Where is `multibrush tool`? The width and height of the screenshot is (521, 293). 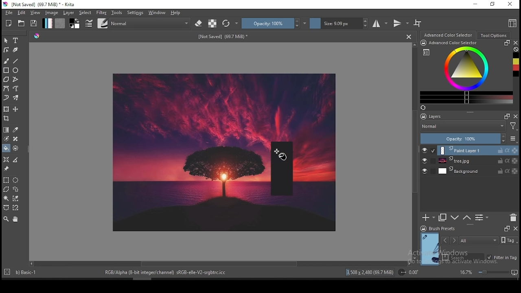 multibrush tool is located at coordinates (16, 98).